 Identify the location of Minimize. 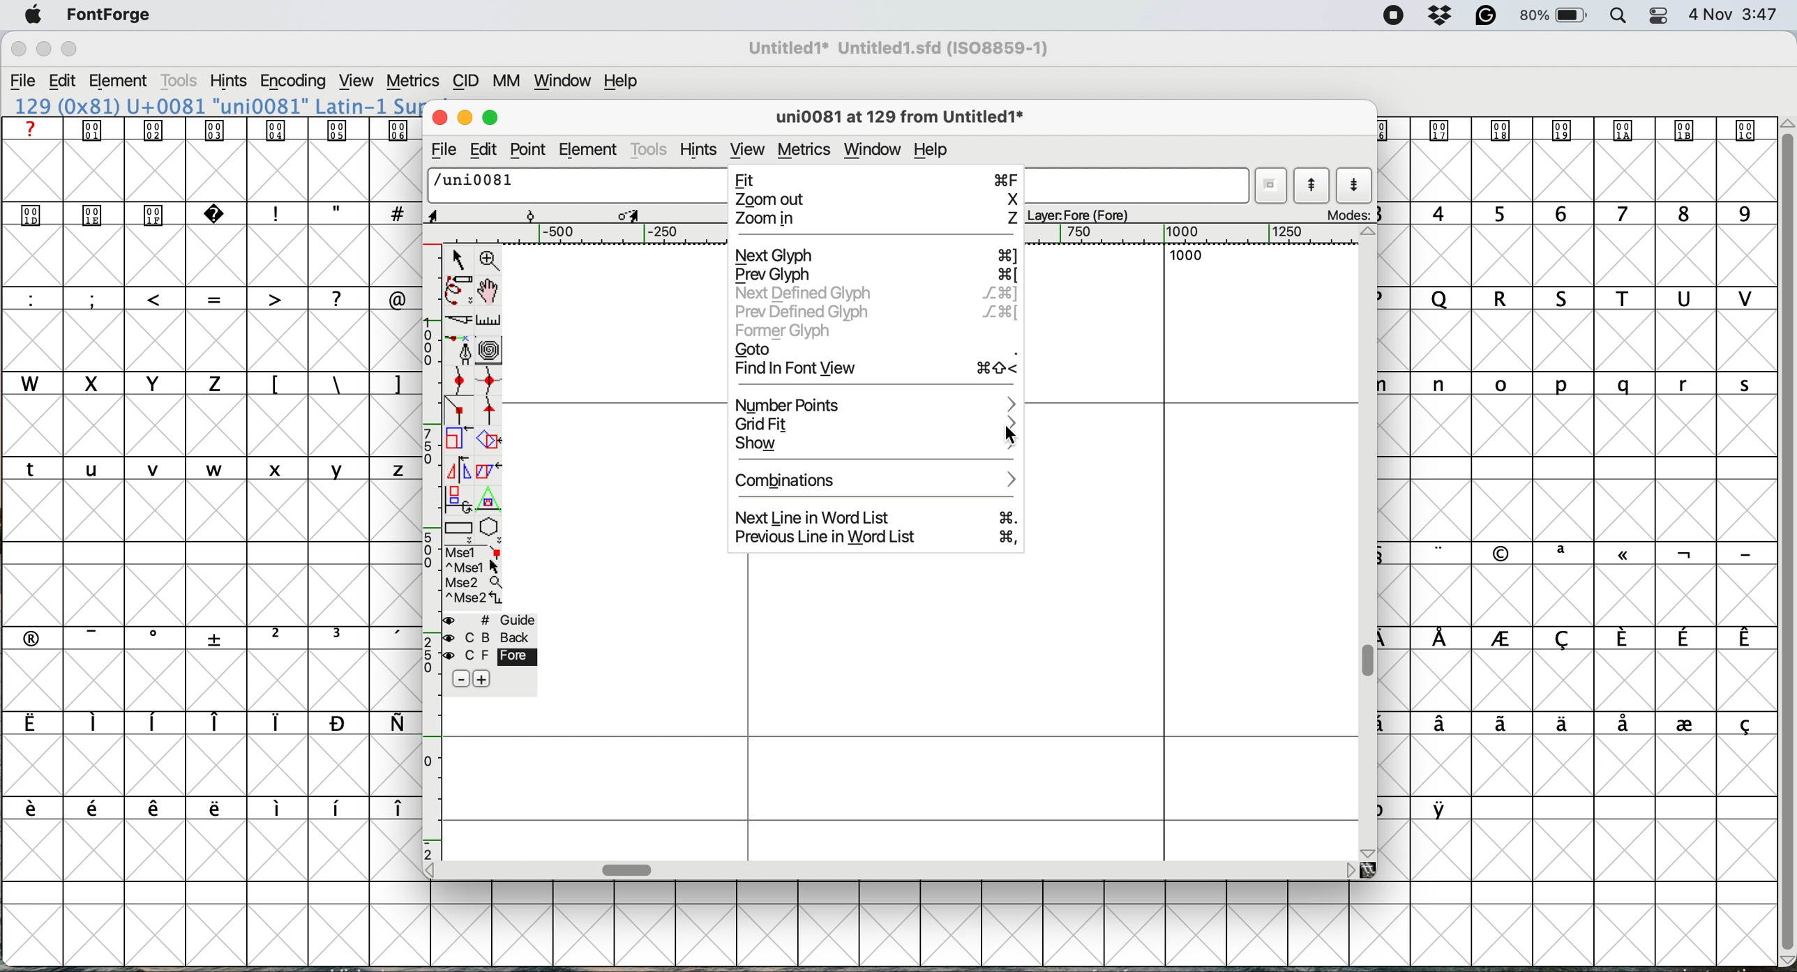
(45, 49).